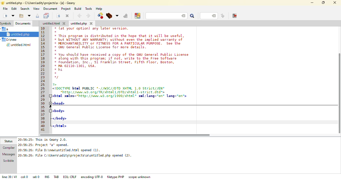 The width and height of the screenshot is (341, 180). I want to click on sel: 0, so click(36, 177).